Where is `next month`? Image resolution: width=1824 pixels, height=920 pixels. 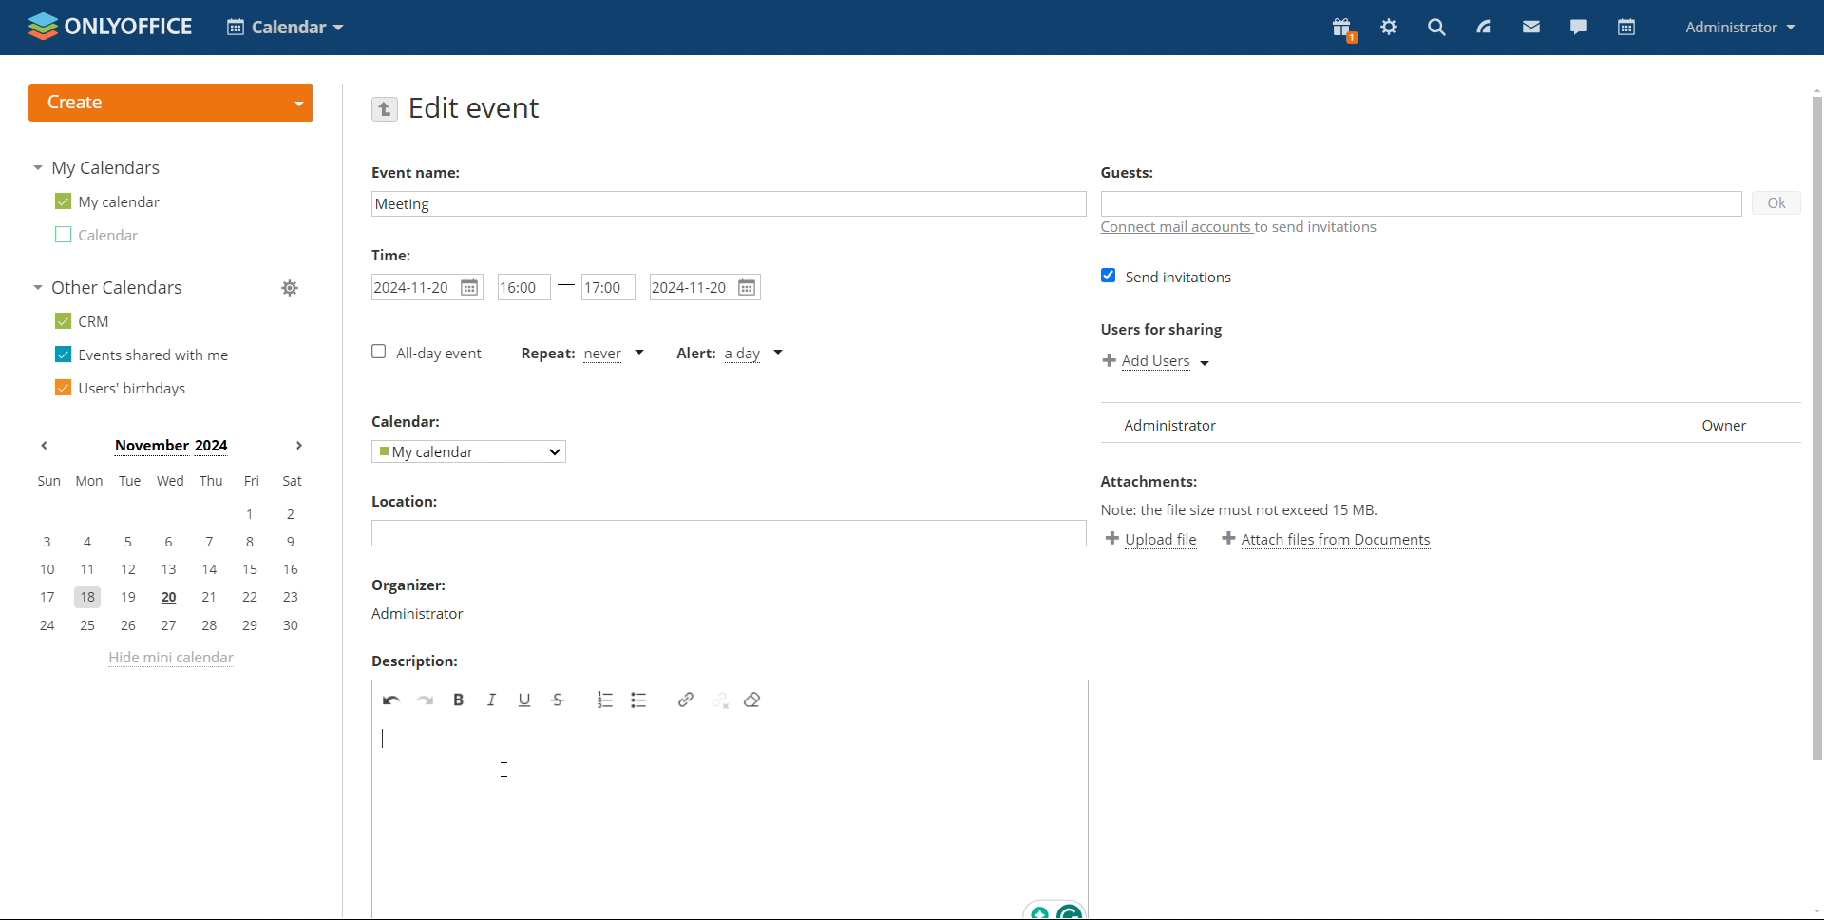
next month is located at coordinates (299, 445).